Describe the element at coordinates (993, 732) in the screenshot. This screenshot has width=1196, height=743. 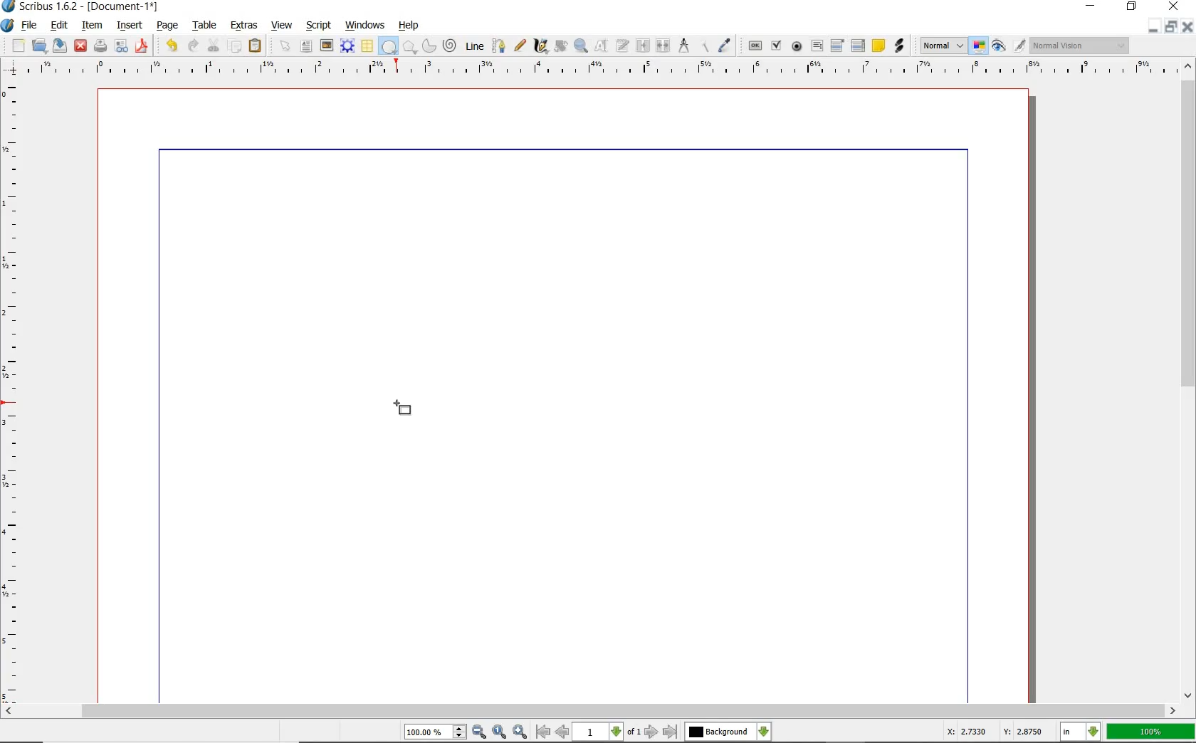
I see `coordinates` at that location.